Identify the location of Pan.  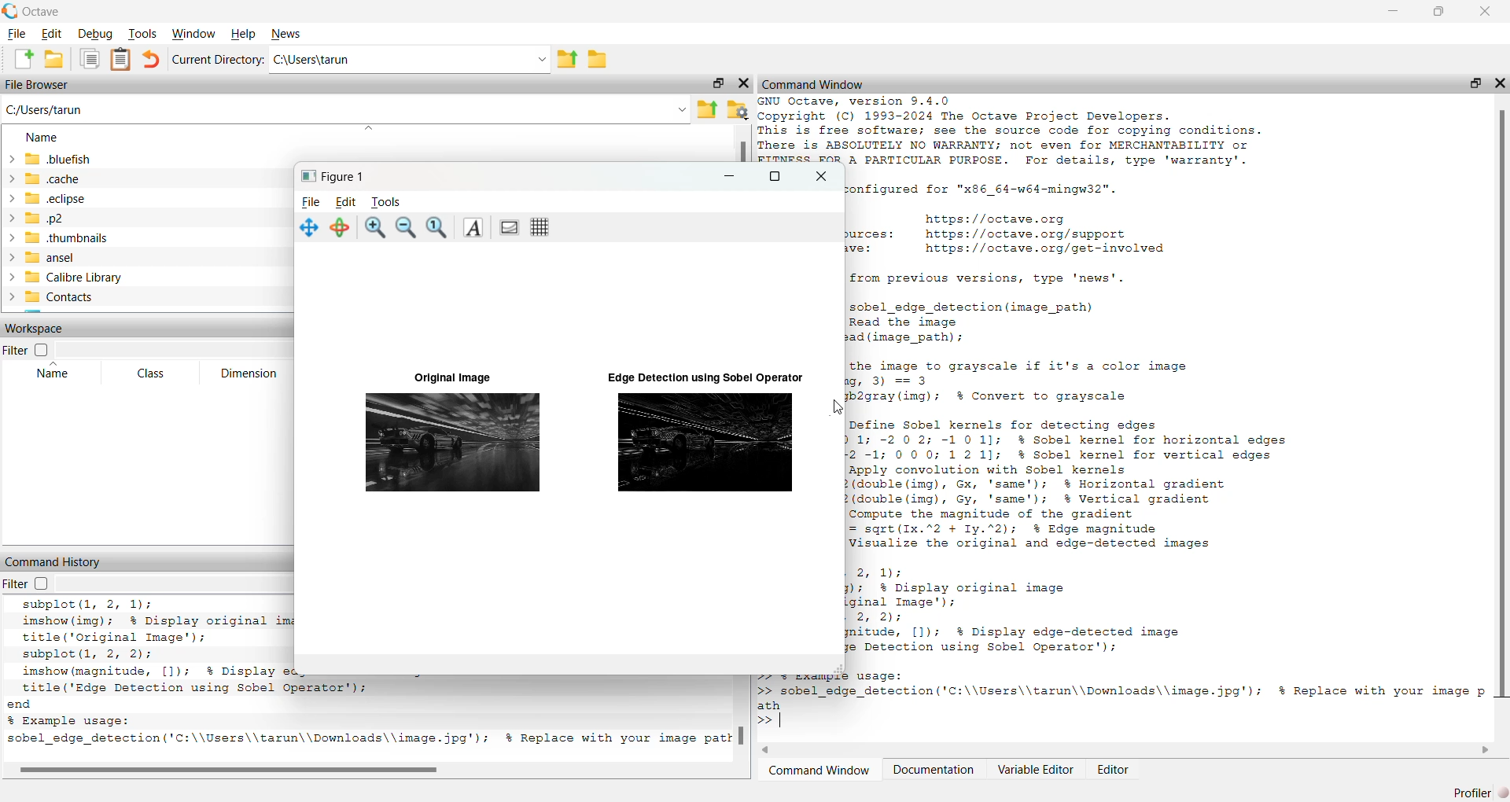
(309, 229).